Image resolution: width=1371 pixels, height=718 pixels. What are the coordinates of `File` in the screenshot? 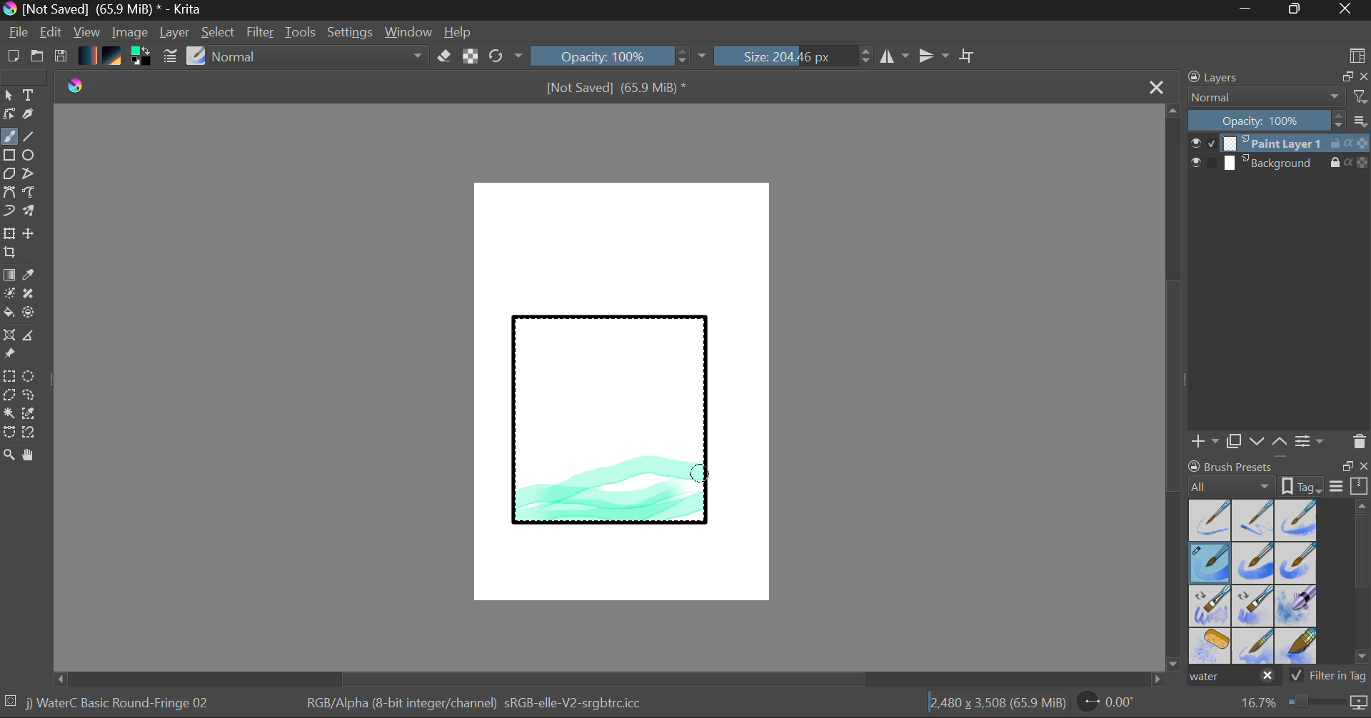 It's located at (19, 34).